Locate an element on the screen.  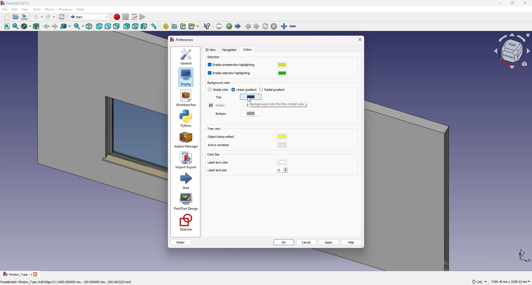
sketcher is located at coordinates (185, 223).